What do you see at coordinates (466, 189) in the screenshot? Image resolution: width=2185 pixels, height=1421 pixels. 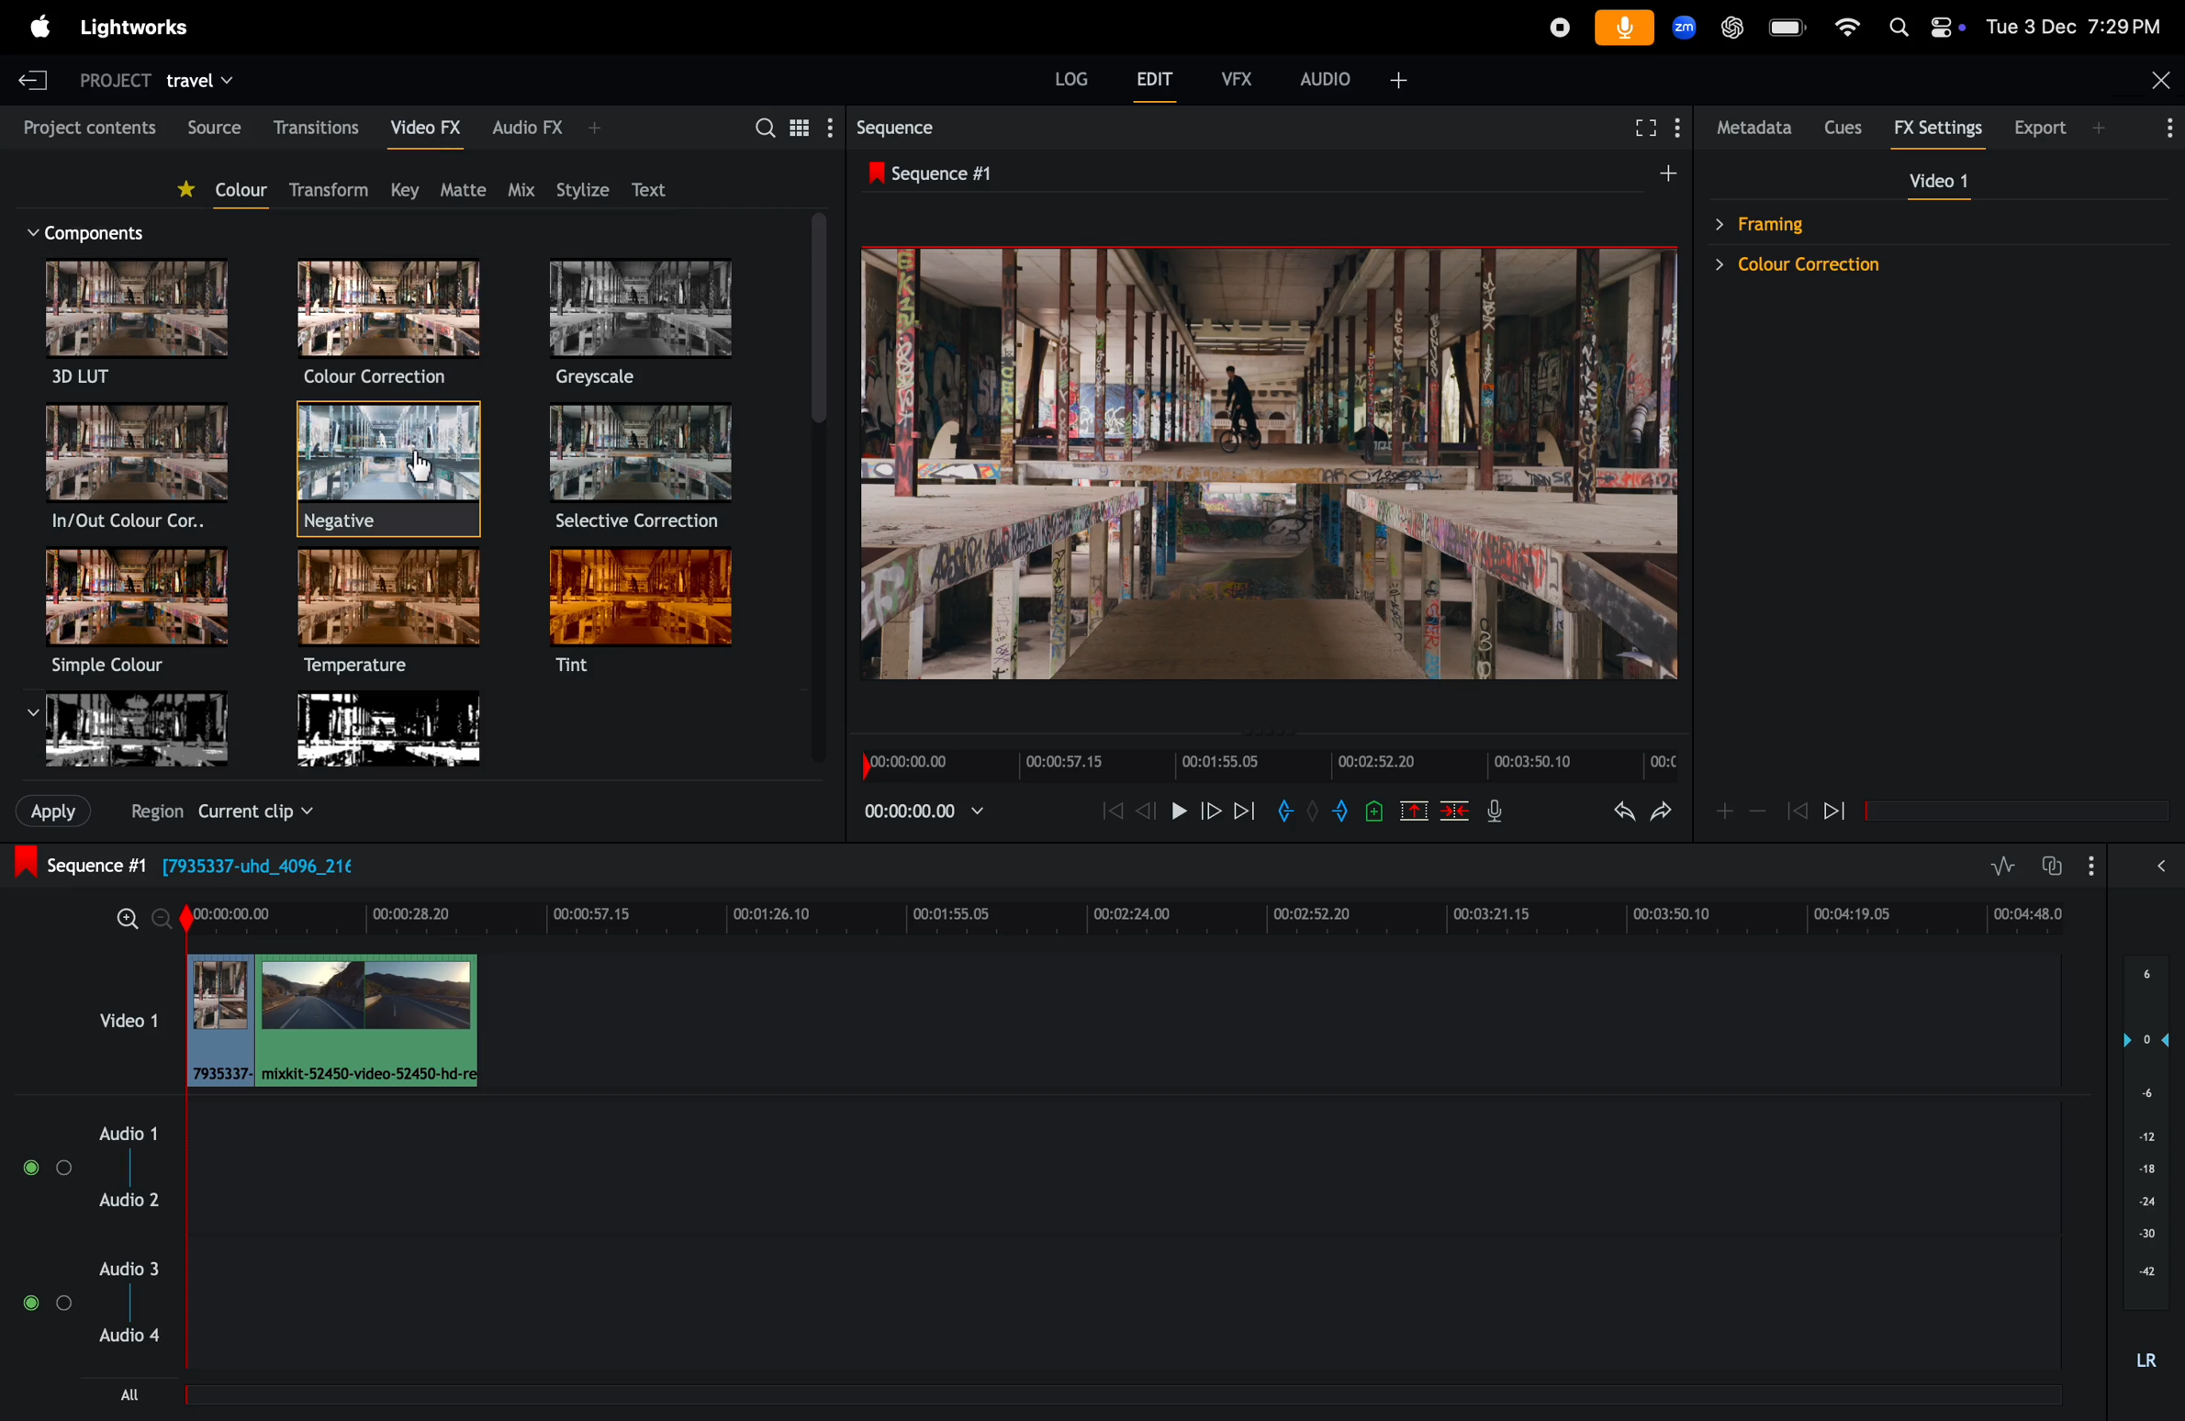 I see `matte` at bounding box center [466, 189].